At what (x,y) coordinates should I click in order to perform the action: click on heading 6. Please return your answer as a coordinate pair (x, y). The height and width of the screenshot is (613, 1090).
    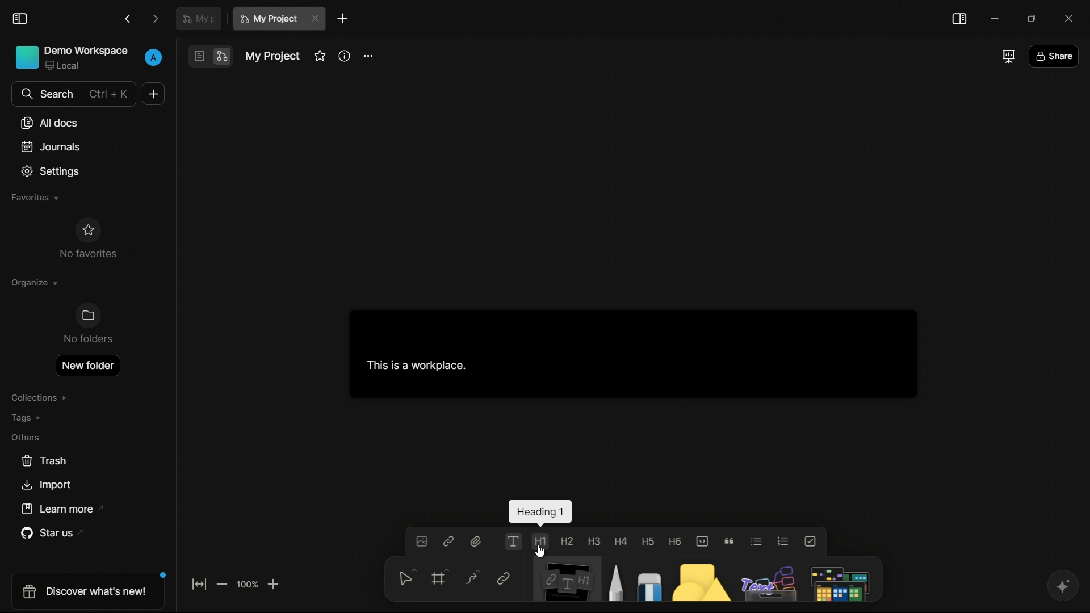
    Looking at the image, I should click on (674, 541).